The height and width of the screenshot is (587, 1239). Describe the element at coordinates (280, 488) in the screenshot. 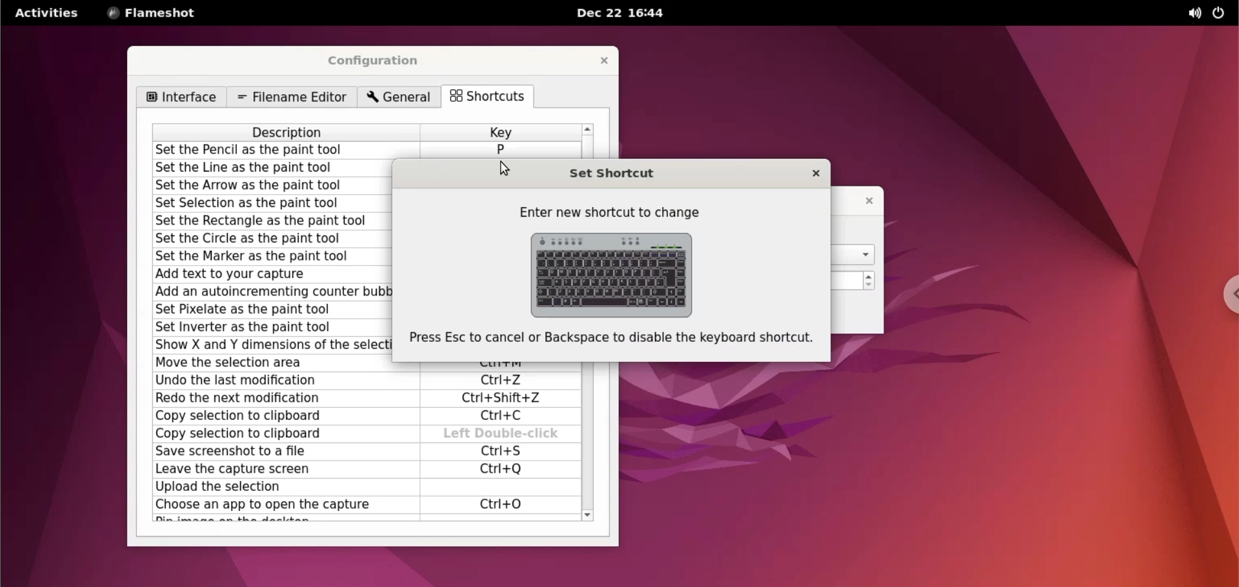

I see `upload the selection` at that location.